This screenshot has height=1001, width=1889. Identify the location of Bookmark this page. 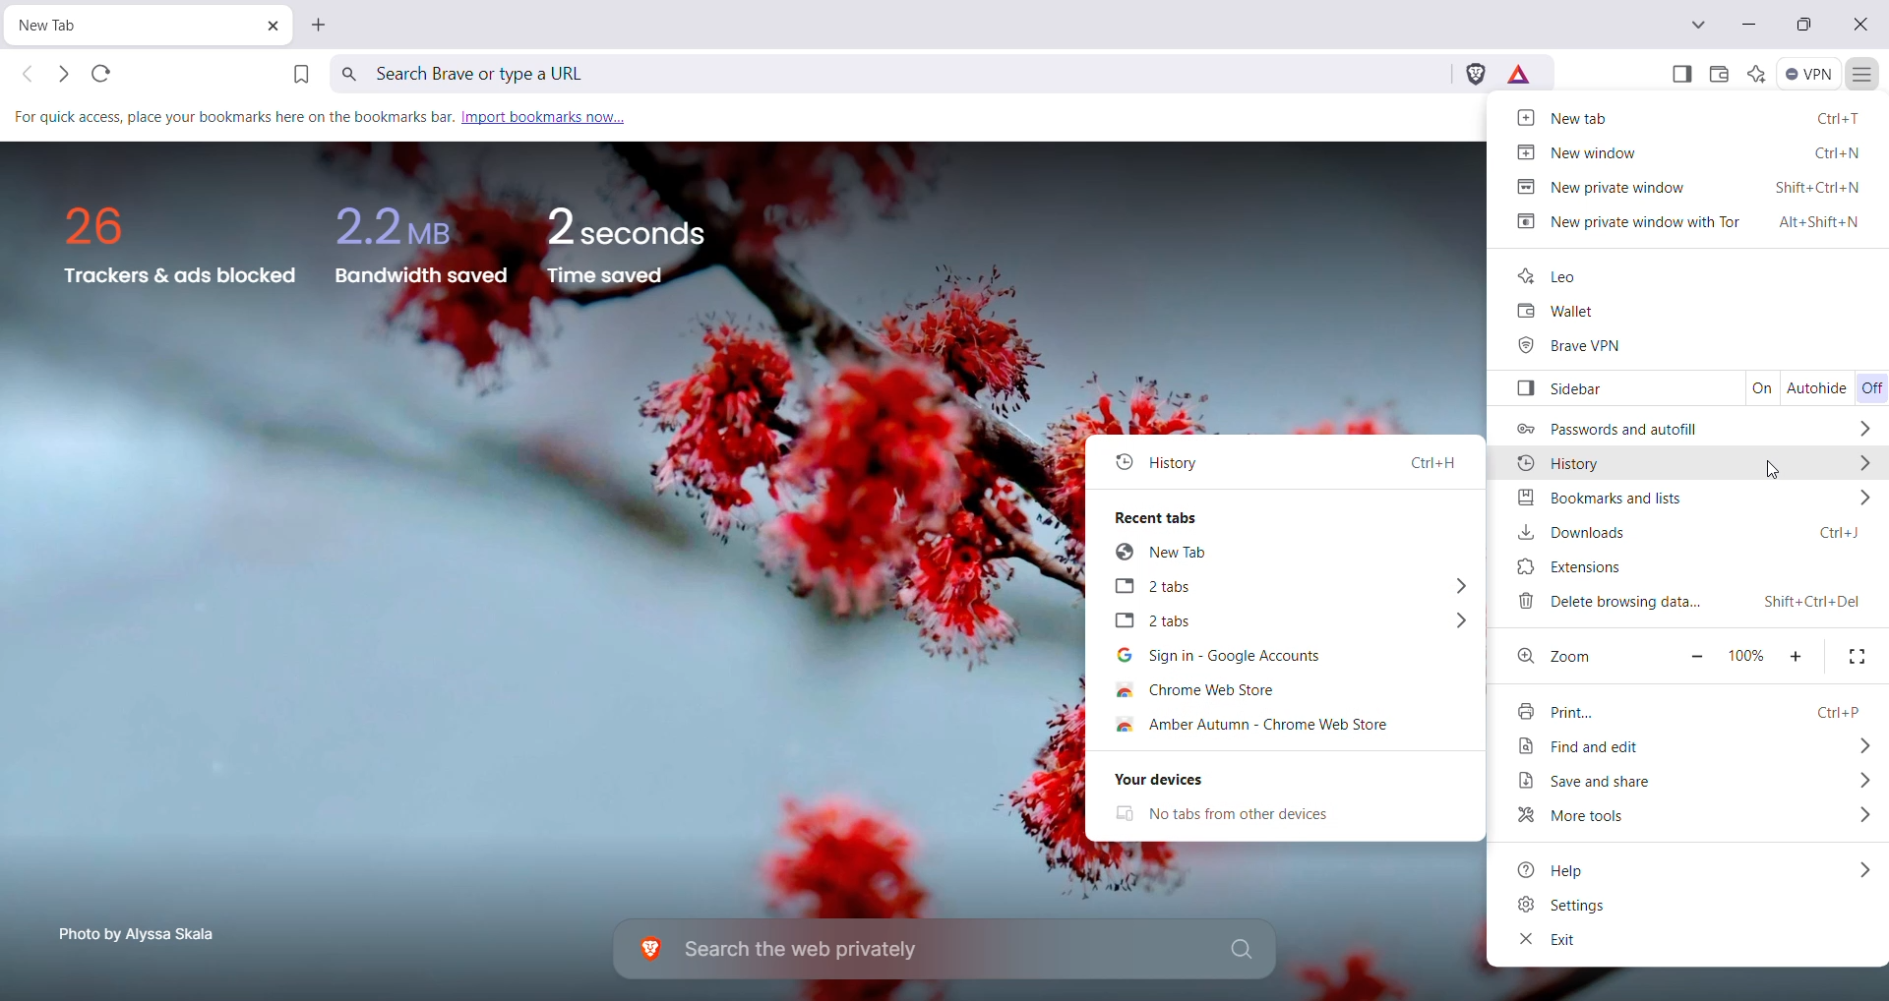
(298, 73).